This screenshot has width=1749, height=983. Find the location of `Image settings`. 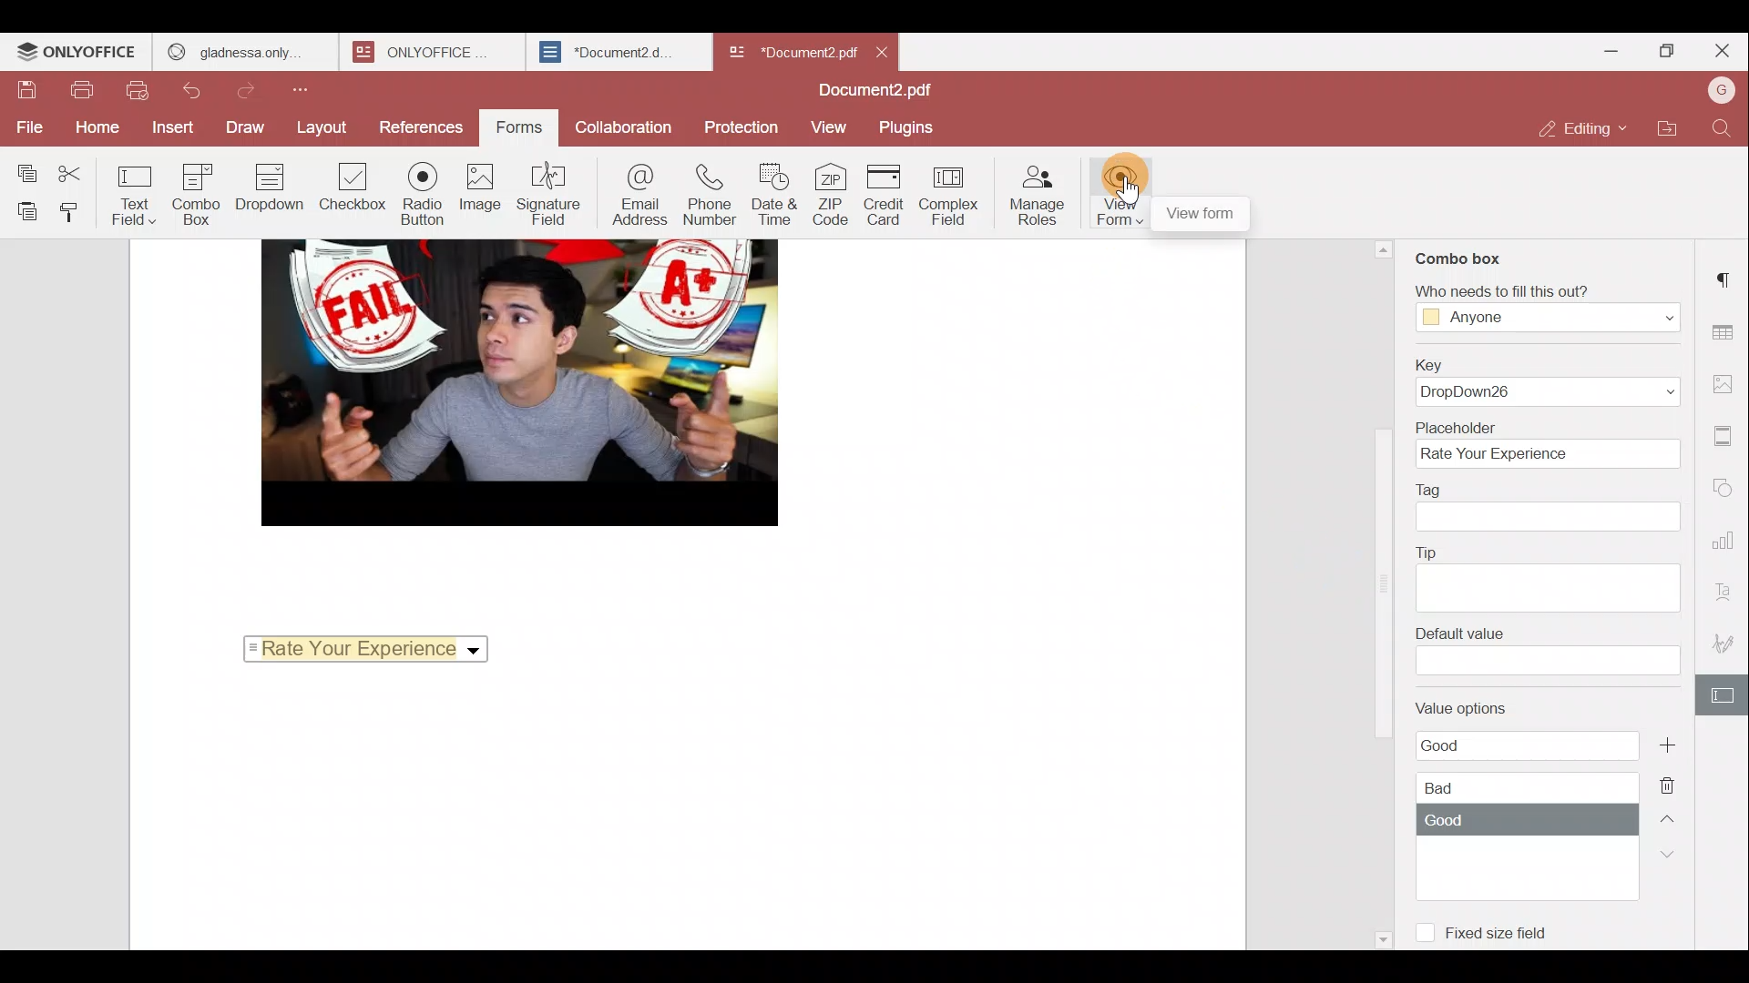

Image settings is located at coordinates (1726, 385).